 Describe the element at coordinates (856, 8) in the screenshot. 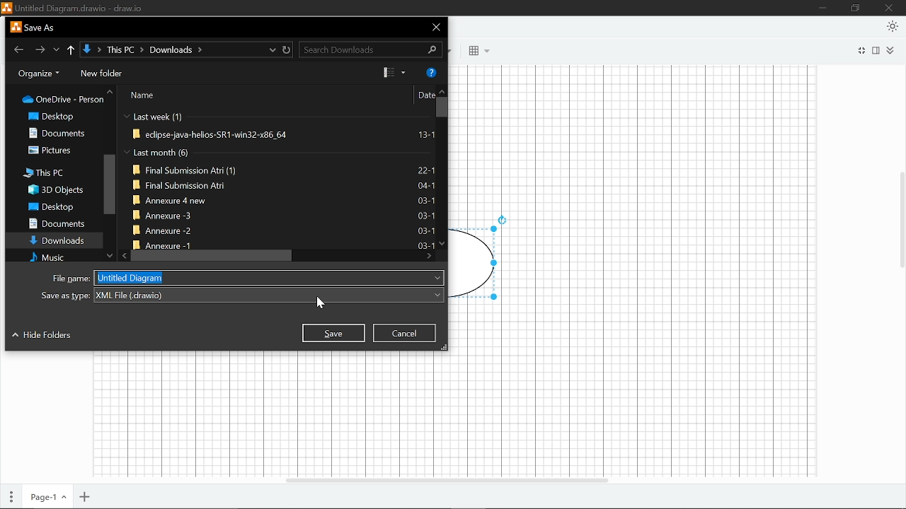

I see `restore down` at that location.